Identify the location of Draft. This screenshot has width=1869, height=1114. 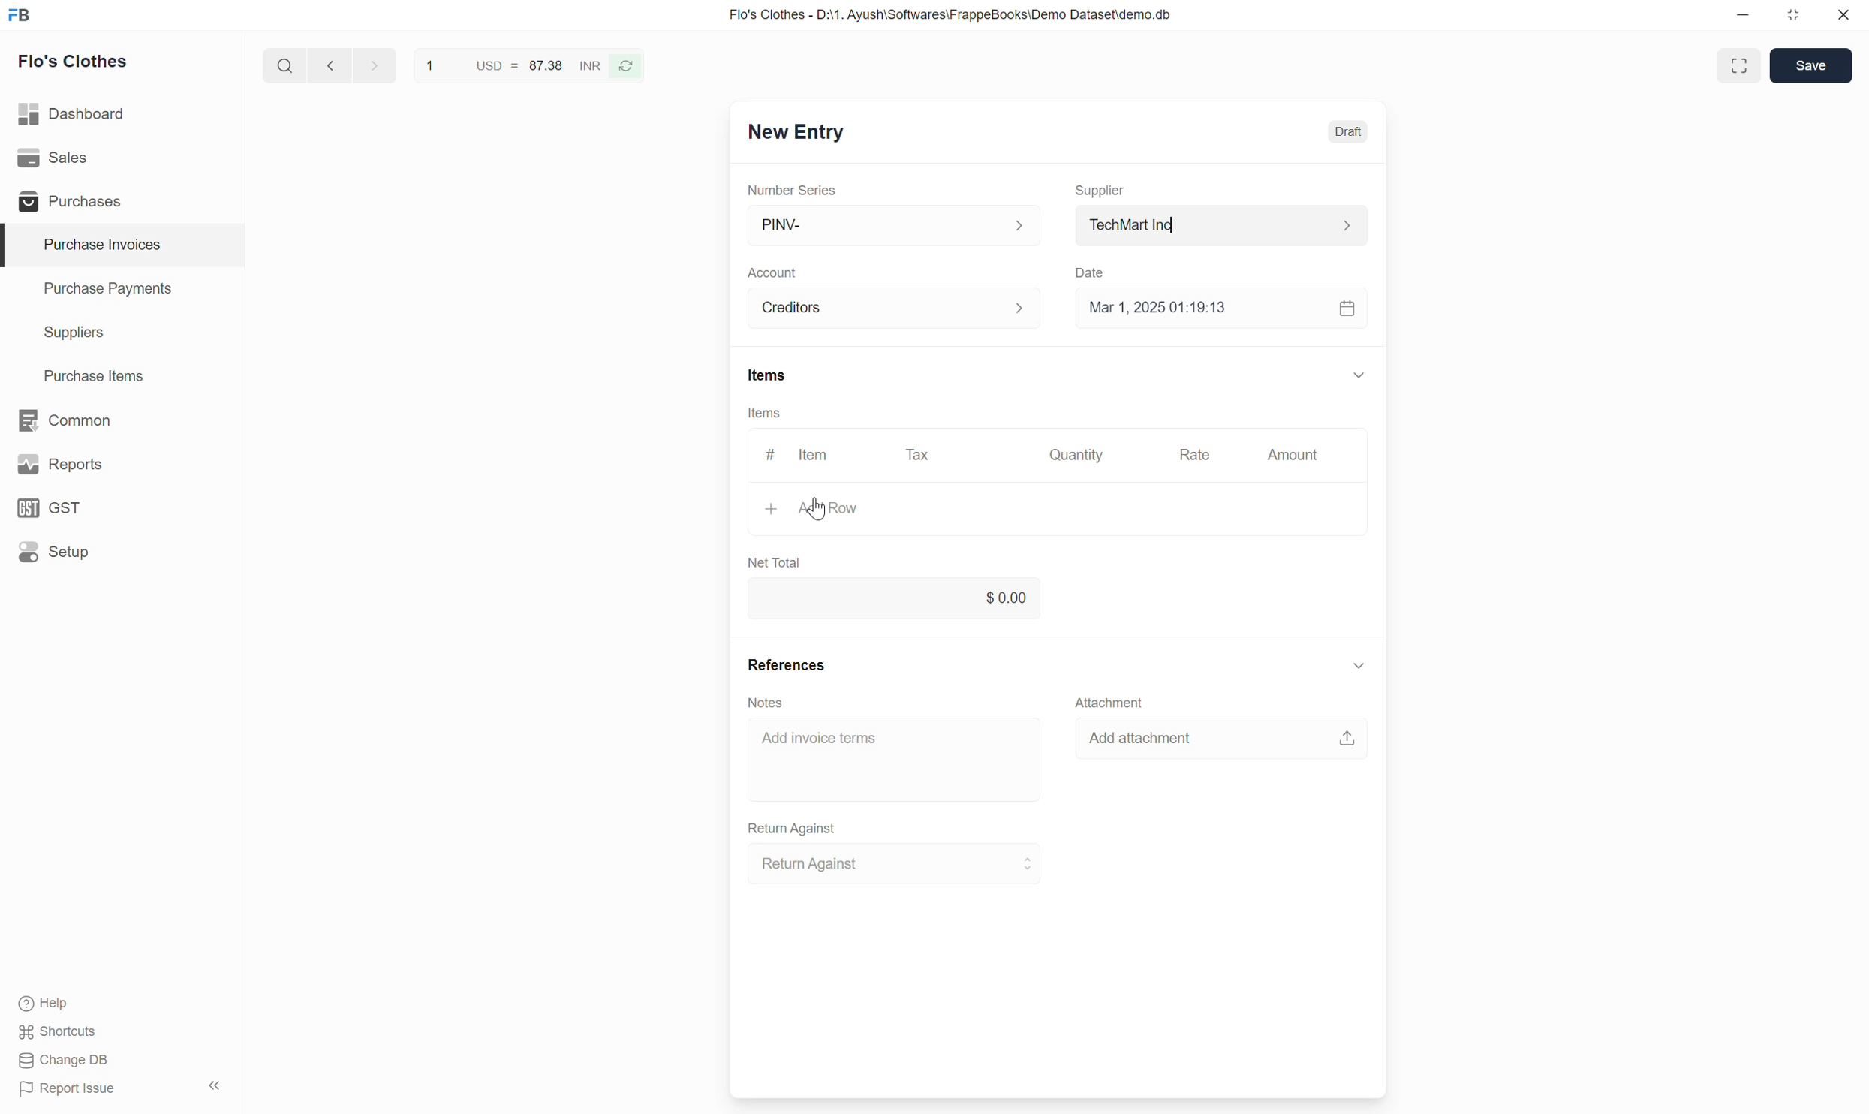
(1350, 133).